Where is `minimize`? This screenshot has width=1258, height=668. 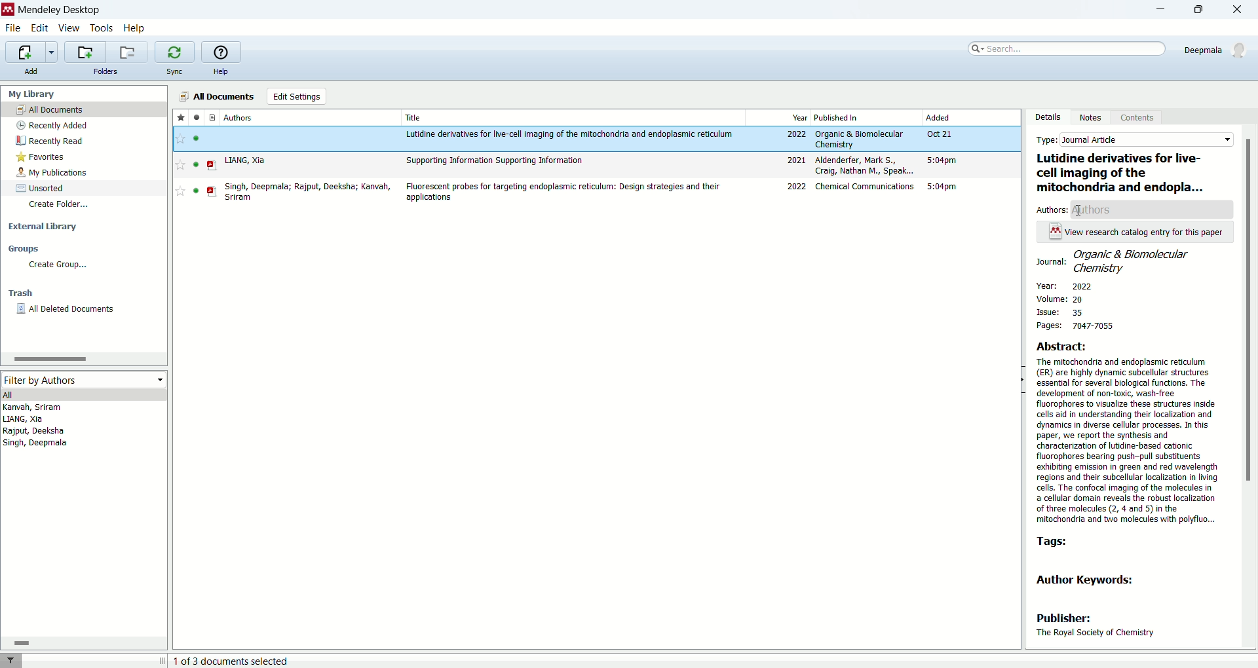 minimize is located at coordinates (1164, 9).